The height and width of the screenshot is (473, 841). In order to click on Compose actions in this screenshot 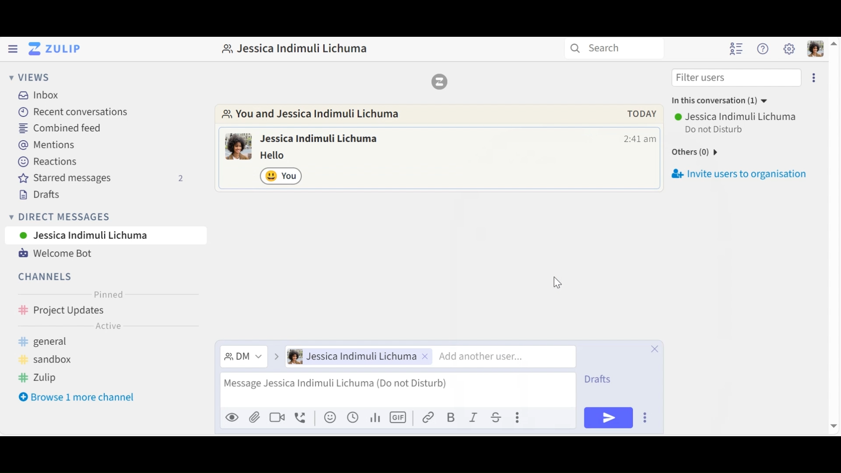, I will do `click(519, 417)`.